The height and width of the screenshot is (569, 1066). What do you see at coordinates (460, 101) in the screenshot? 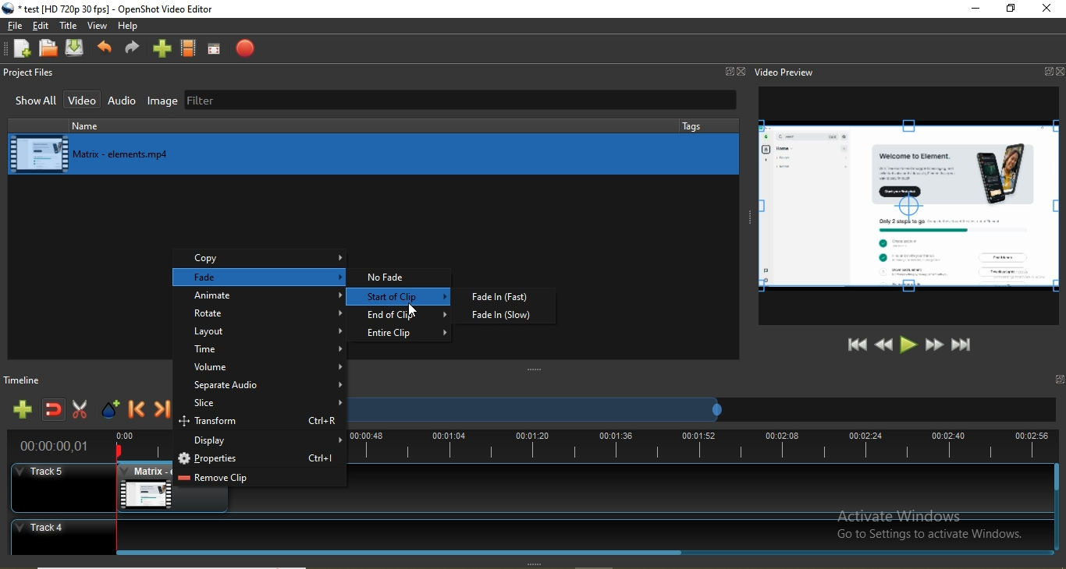
I see `Filter` at bounding box center [460, 101].